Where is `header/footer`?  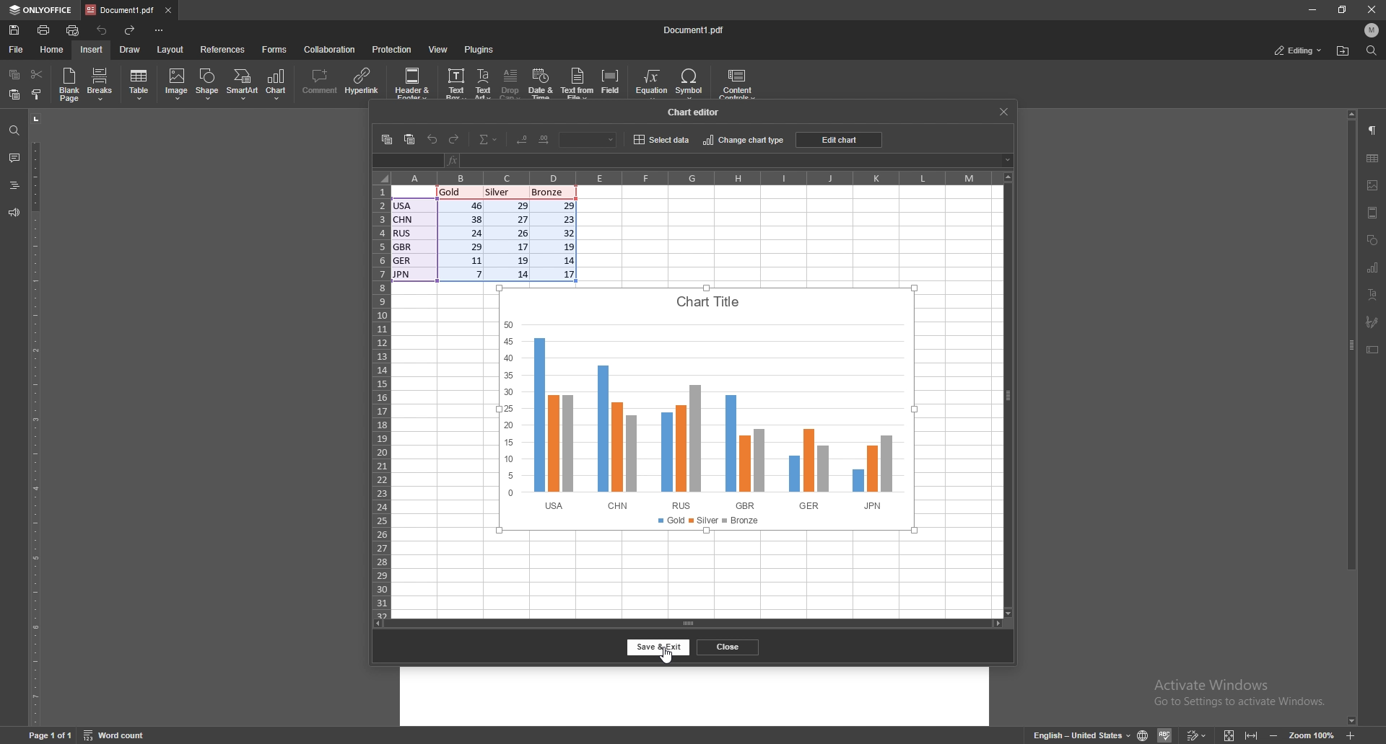
header/footer is located at coordinates (1374, 213).